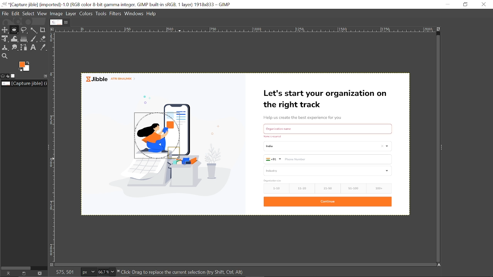 This screenshot has width=493, height=277. Describe the element at coordinates (438, 265) in the screenshot. I see `Navigate the image display` at that location.